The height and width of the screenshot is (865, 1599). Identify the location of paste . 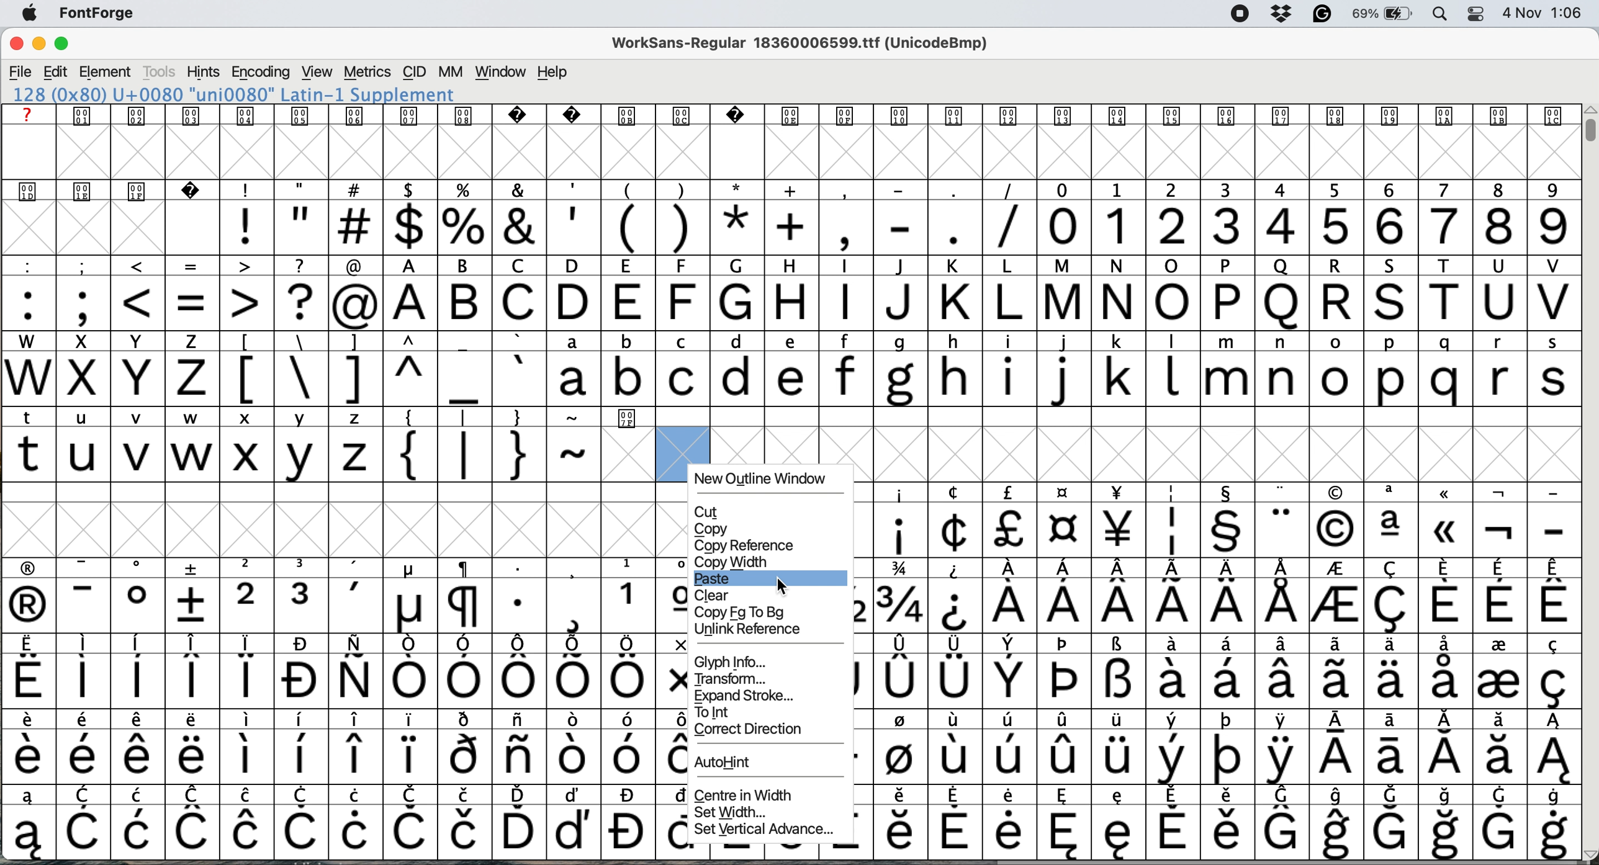
(719, 580).